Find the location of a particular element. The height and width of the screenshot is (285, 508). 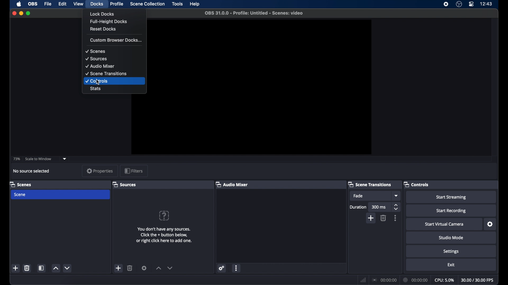

increment is located at coordinates (56, 269).